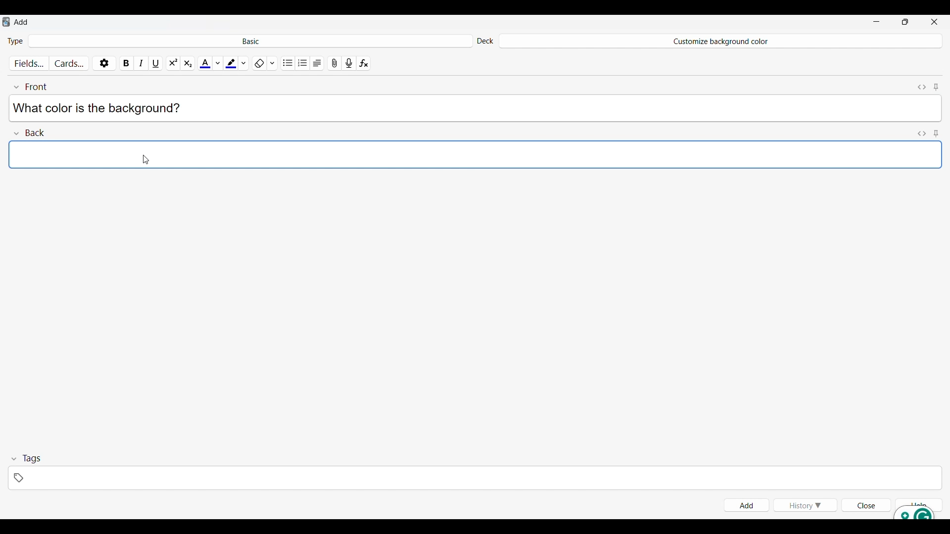  What do you see at coordinates (485, 41) in the screenshot?
I see `Indicates Deck settings` at bounding box center [485, 41].